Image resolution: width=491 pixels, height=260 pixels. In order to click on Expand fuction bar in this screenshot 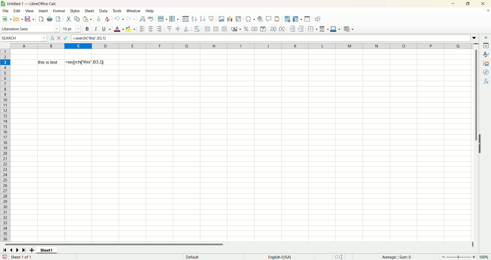, I will do `click(475, 39)`.